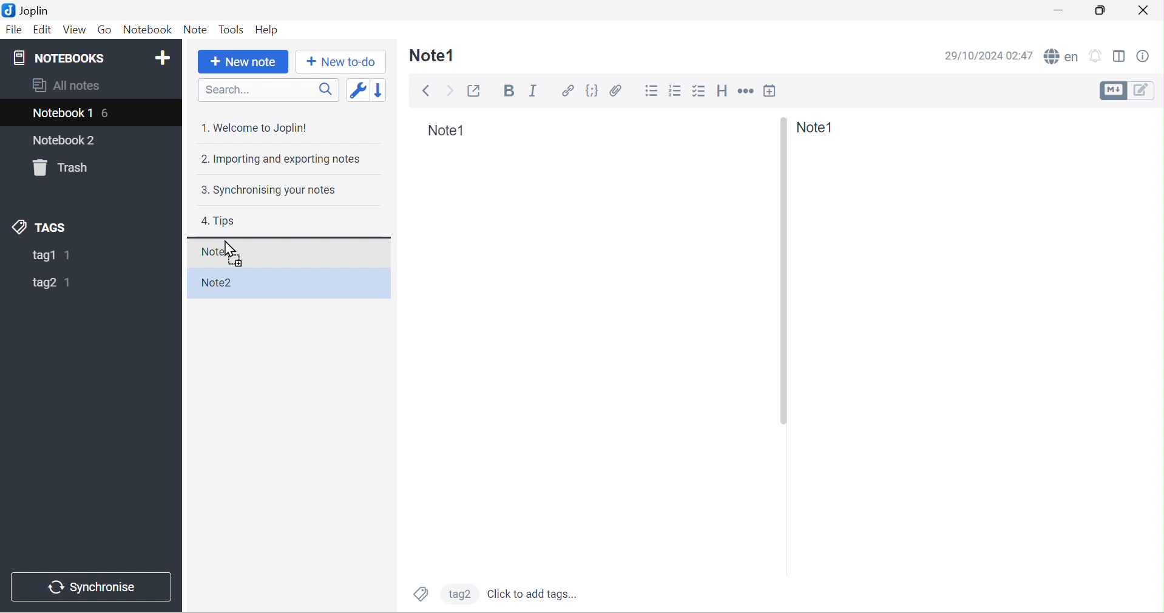 The image size is (1164, 613). What do you see at coordinates (565, 92) in the screenshot?
I see `Hyperlink` at bounding box center [565, 92].